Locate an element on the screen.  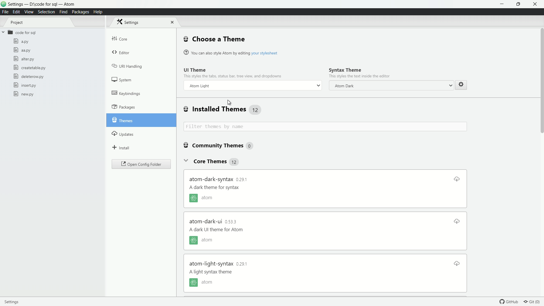
settings is located at coordinates (460, 84).